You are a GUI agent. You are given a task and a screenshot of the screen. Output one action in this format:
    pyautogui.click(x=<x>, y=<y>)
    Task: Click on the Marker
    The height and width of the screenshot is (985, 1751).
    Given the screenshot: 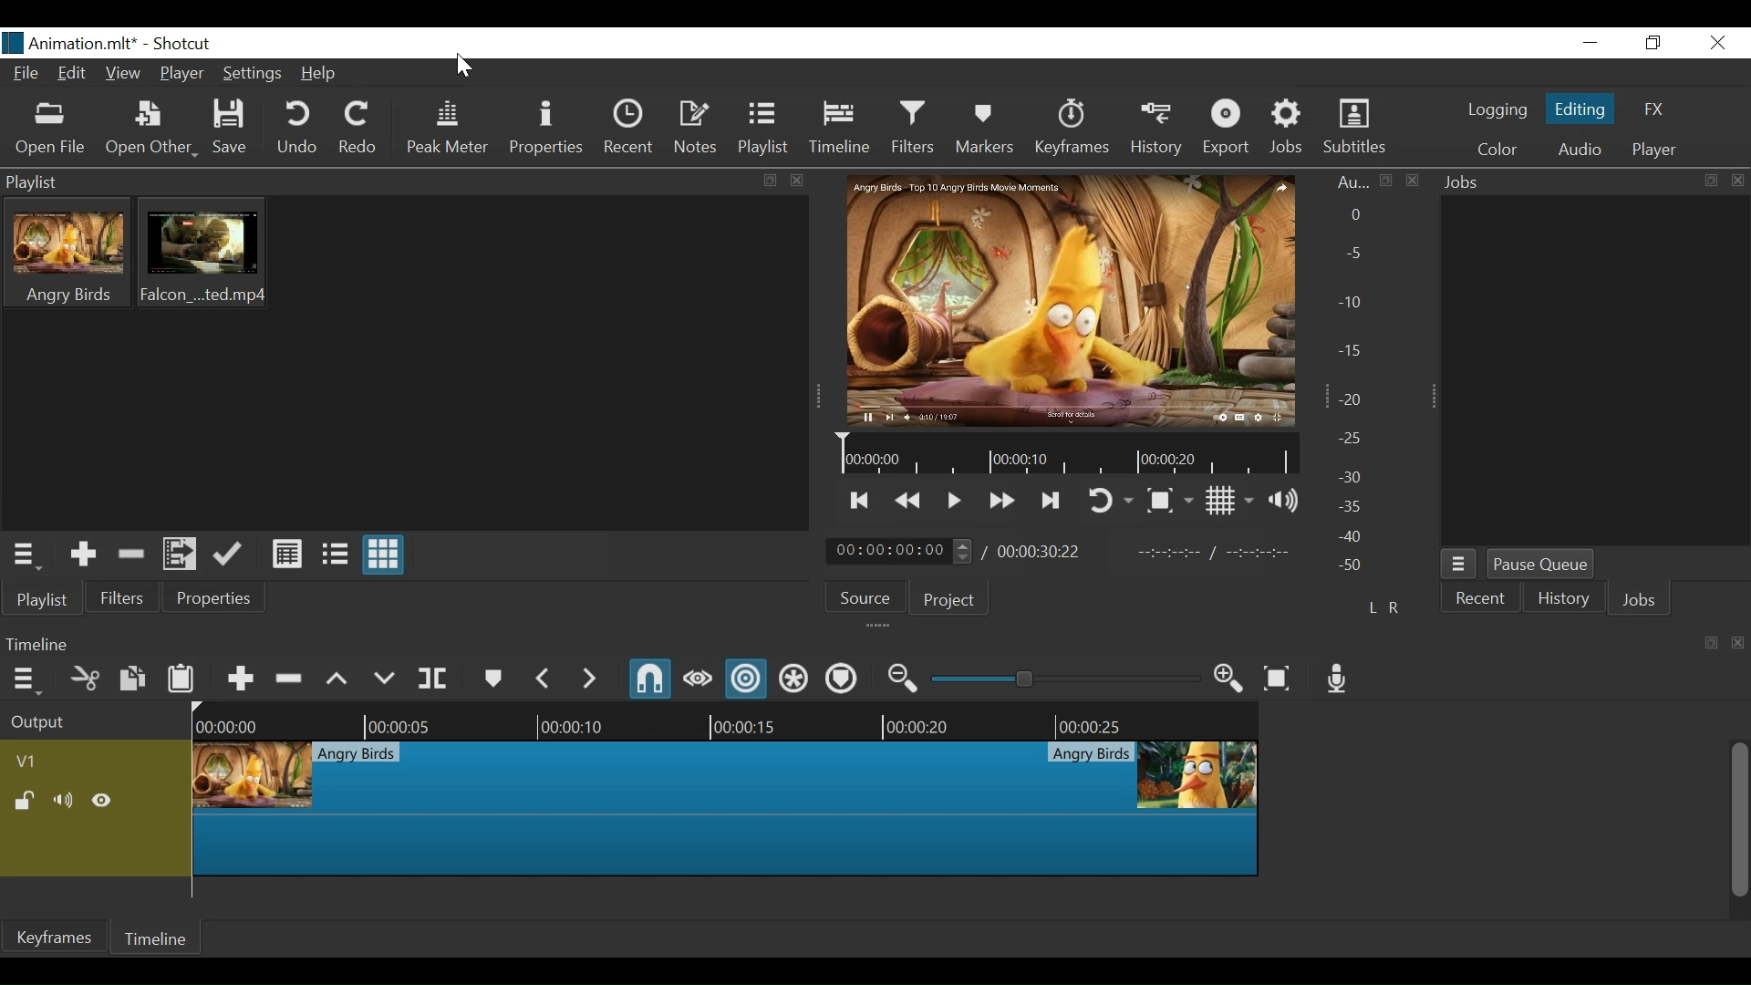 What is the action you would take?
    pyautogui.click(x=492, y=676)
    